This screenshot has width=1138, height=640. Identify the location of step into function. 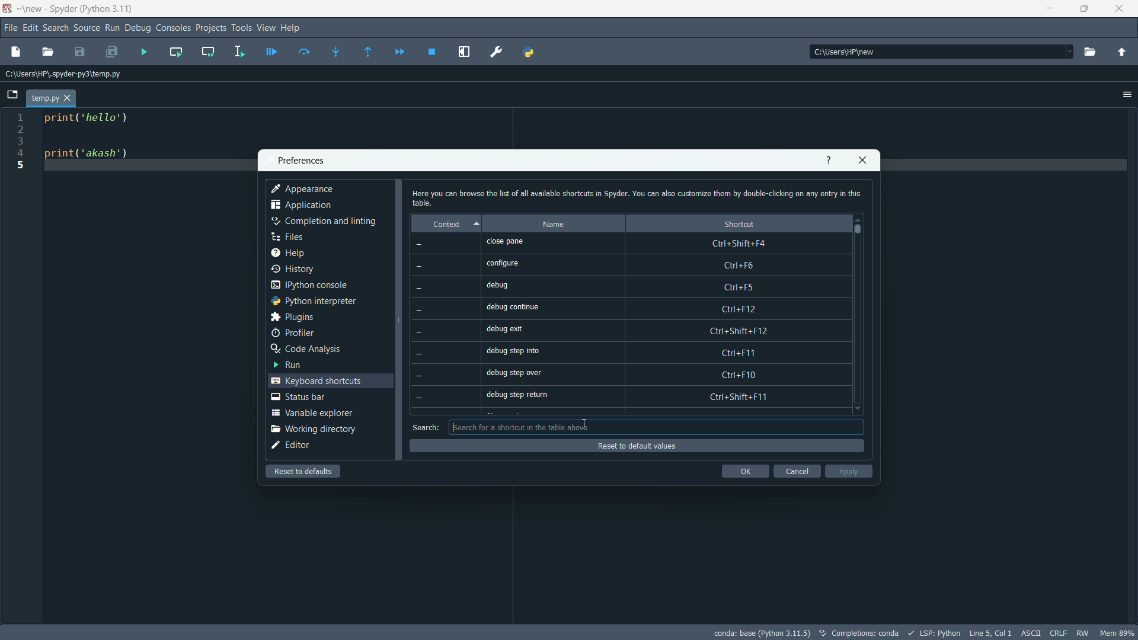
(337, 50).